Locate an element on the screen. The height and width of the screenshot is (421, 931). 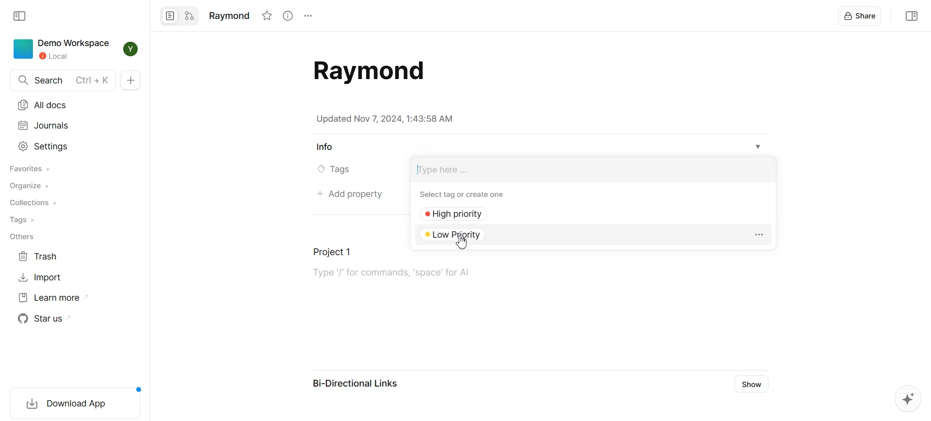
Show is located at coordinates (754, 384).